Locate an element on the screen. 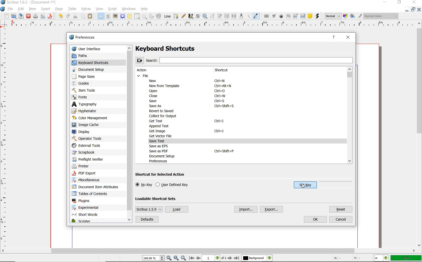 This screenshot has height=262, width=422. Ctrl + Shift + P is located at coordinates (224, 151).